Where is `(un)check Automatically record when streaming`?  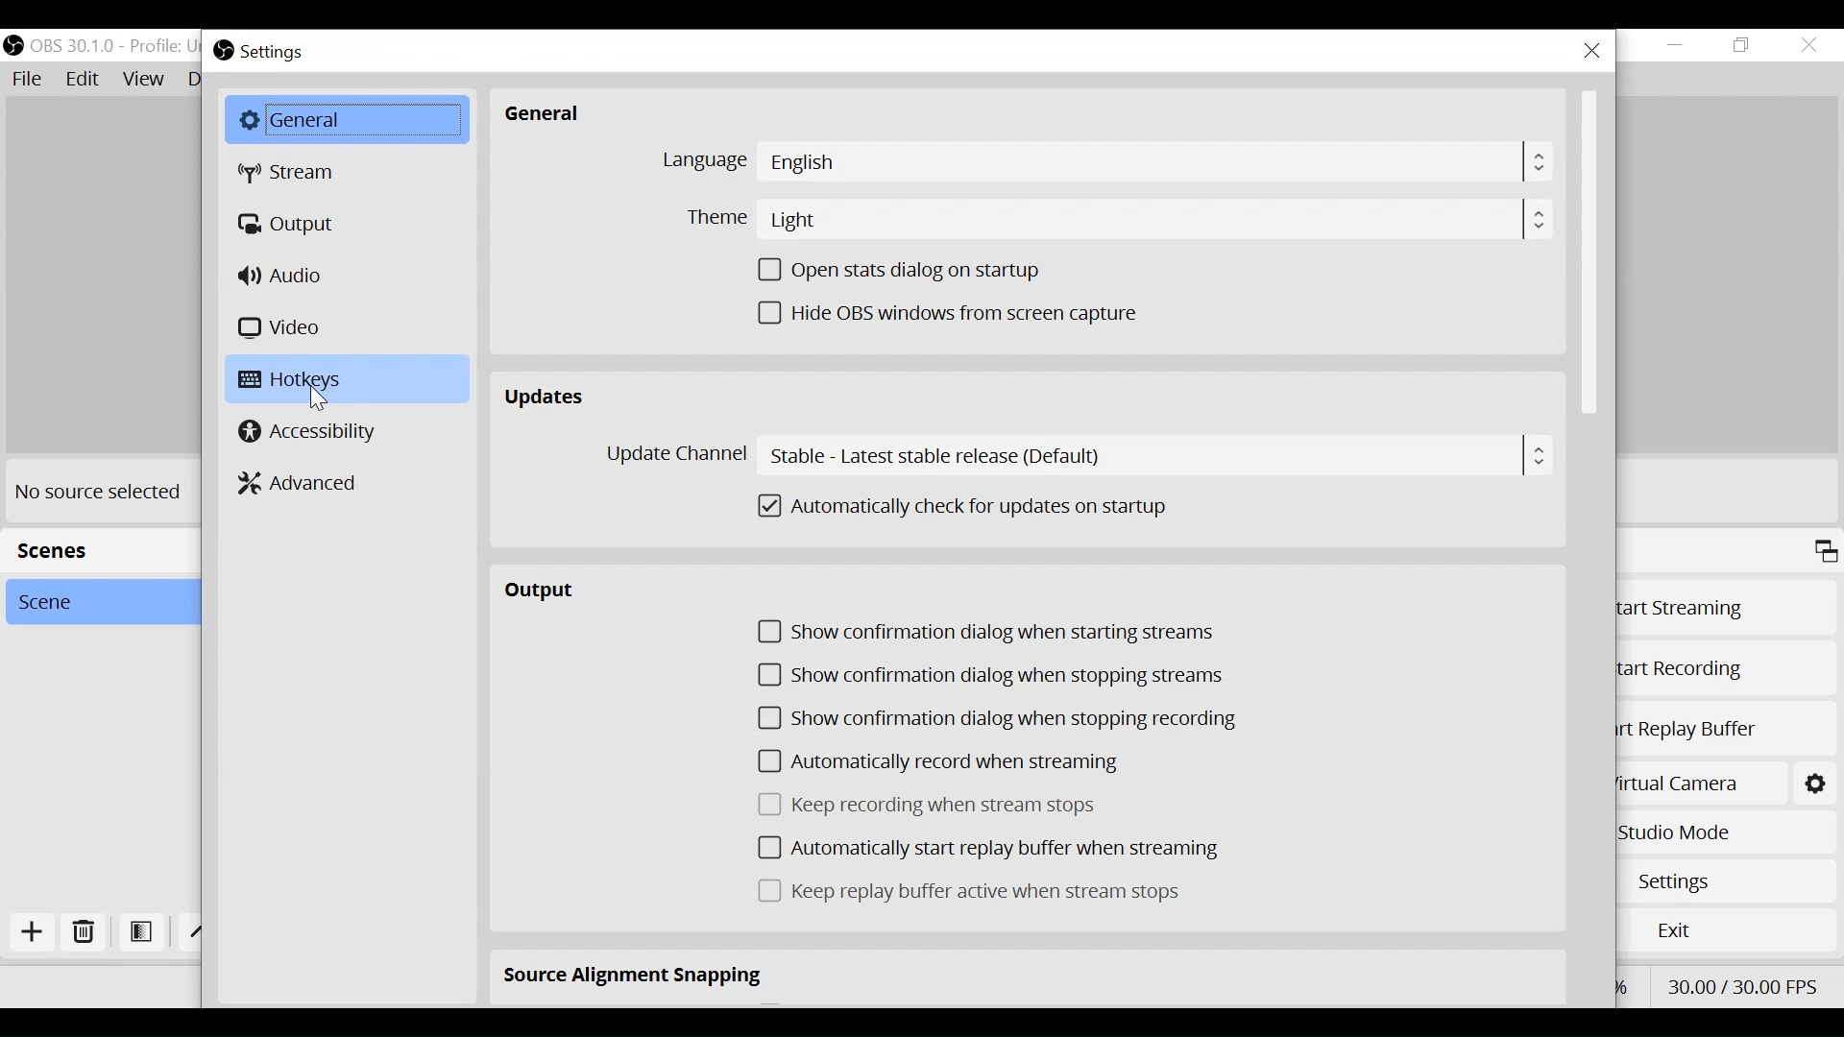 (un)check Automatically record when streaming is located at coordinates (952, 762).